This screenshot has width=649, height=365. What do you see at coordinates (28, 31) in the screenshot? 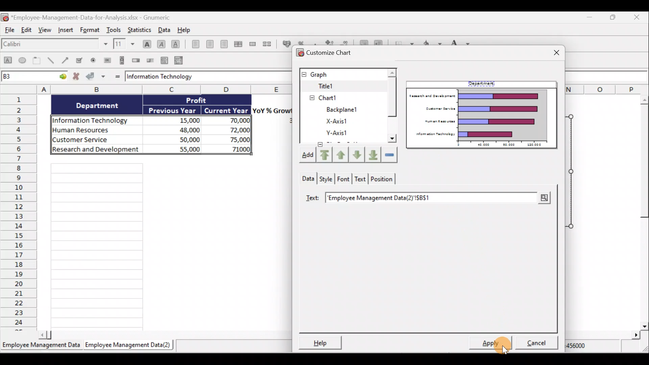
I see `Edit` at bounding box center [28, 31].